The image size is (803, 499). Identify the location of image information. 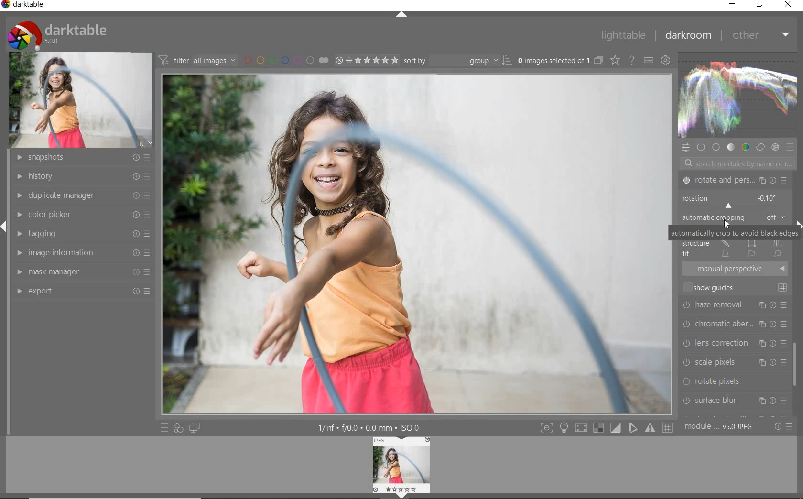
(82, 254).